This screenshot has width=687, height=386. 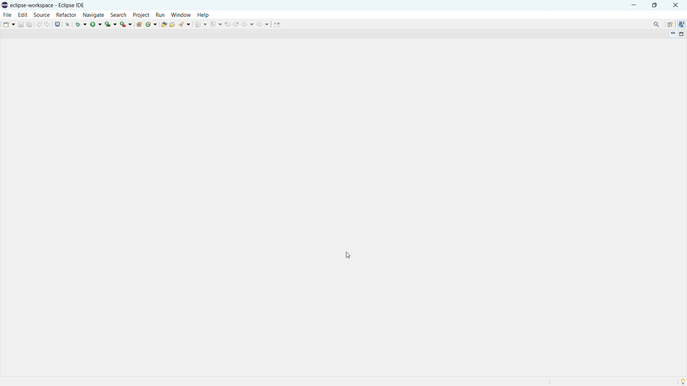 I want to click on minimize, so click(x=634, y=5).